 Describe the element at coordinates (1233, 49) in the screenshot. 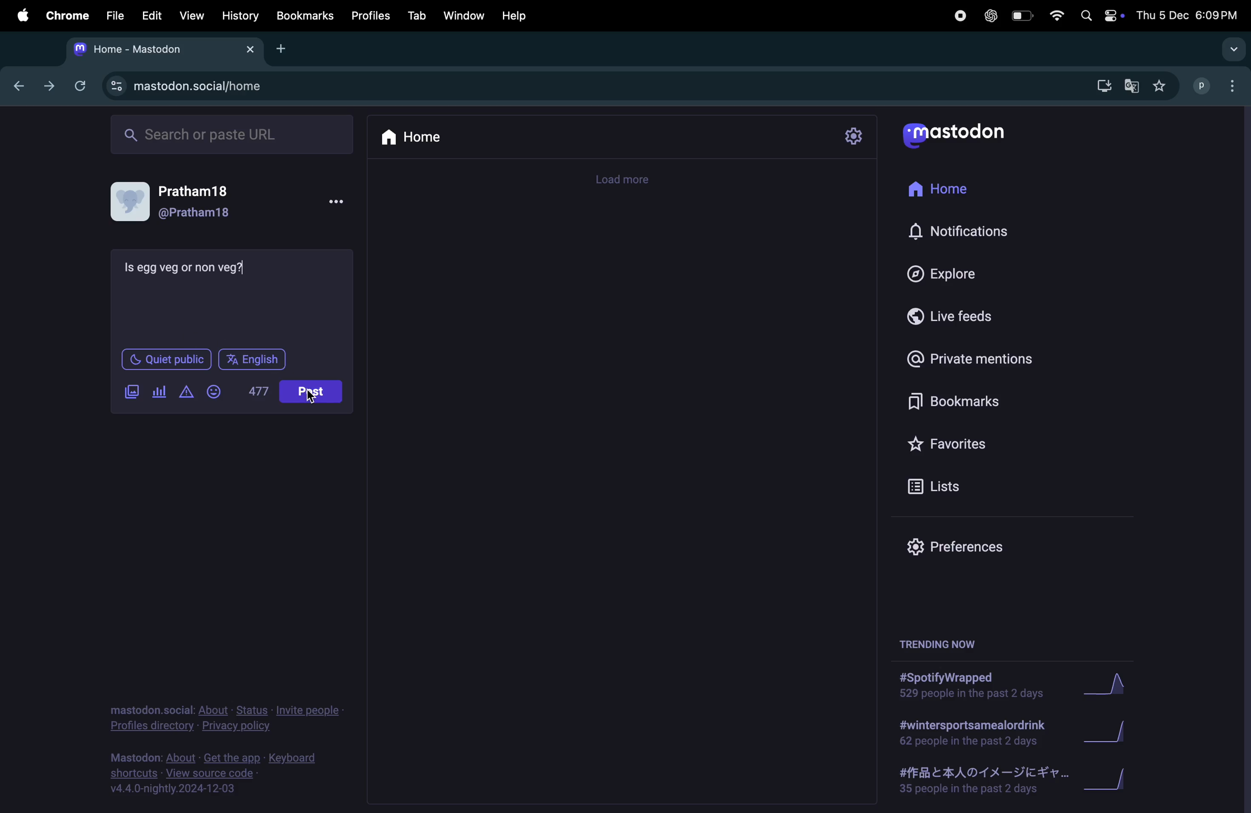

I see `show side bar` at that location.